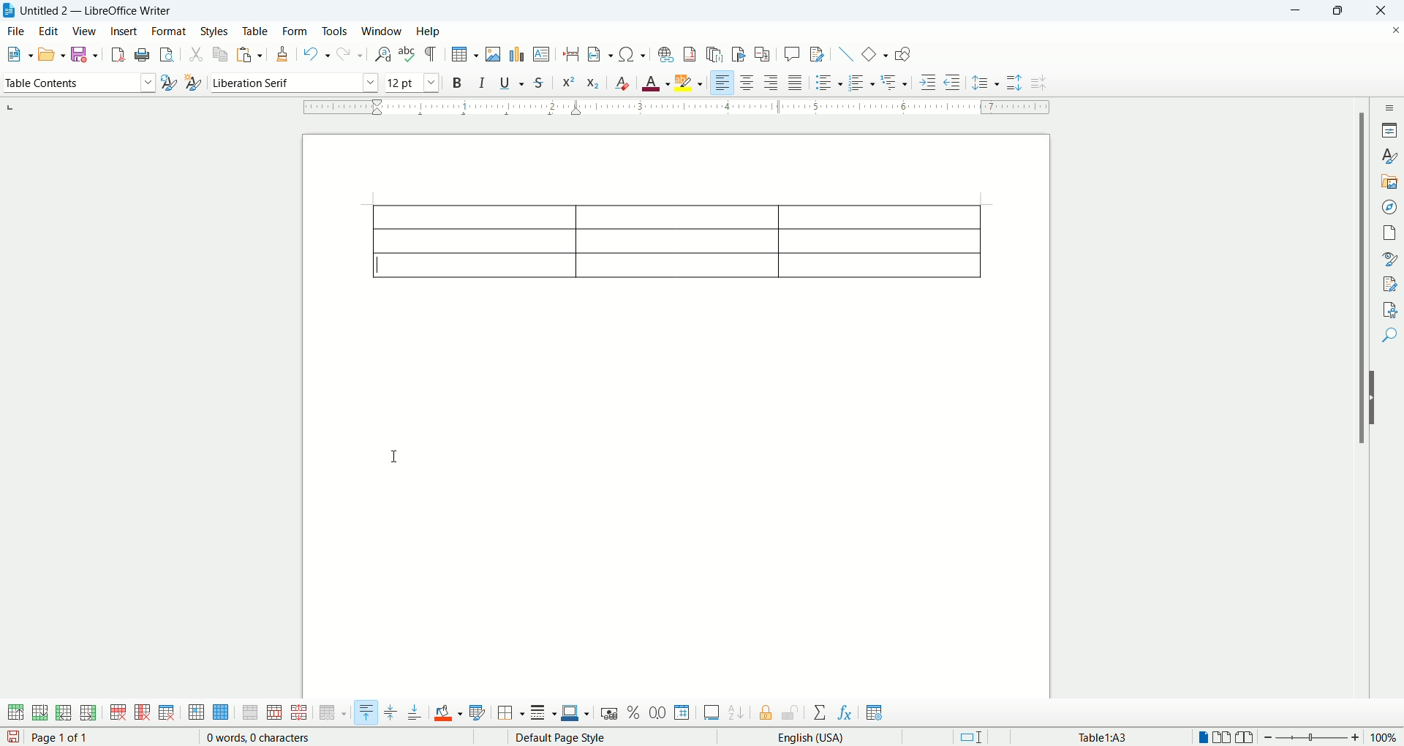  I want to click on styles, so click(216, 32).